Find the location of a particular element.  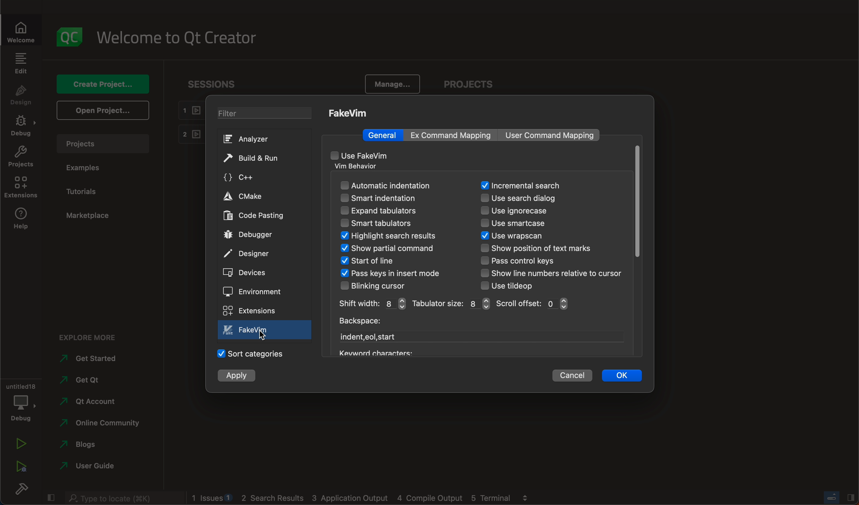

marketplace is located at coordinates (90, 215).